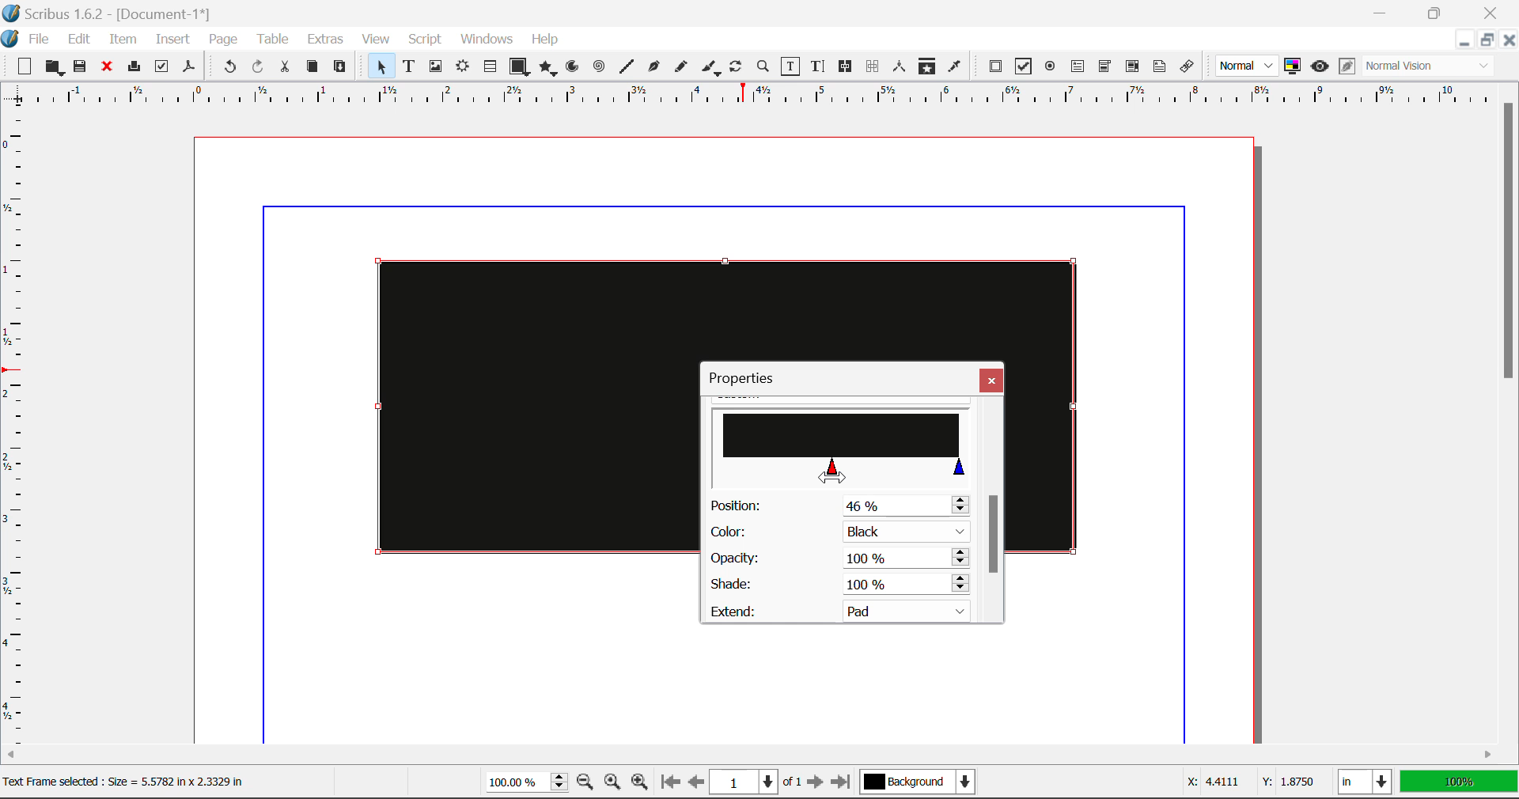 This screenshot has width=1519, height=799. I want to click on Tables, so click(490, 68).